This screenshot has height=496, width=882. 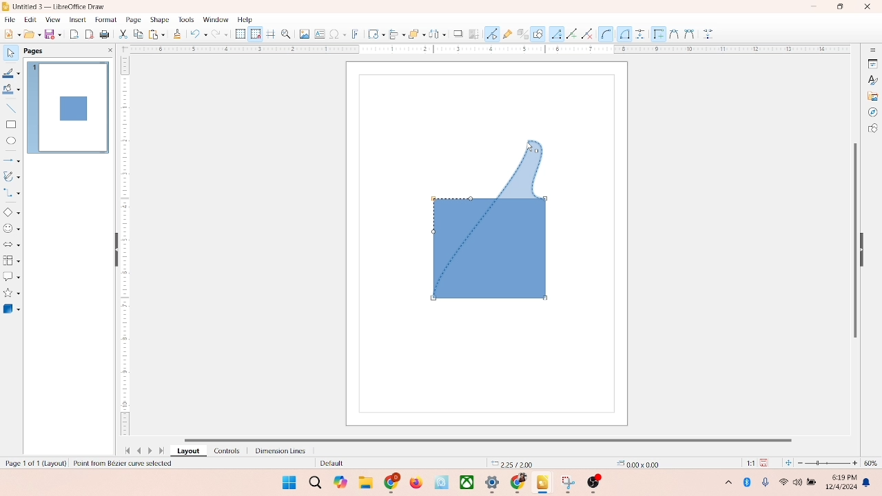 I want to click on gallery, so click(x=873, y=95).